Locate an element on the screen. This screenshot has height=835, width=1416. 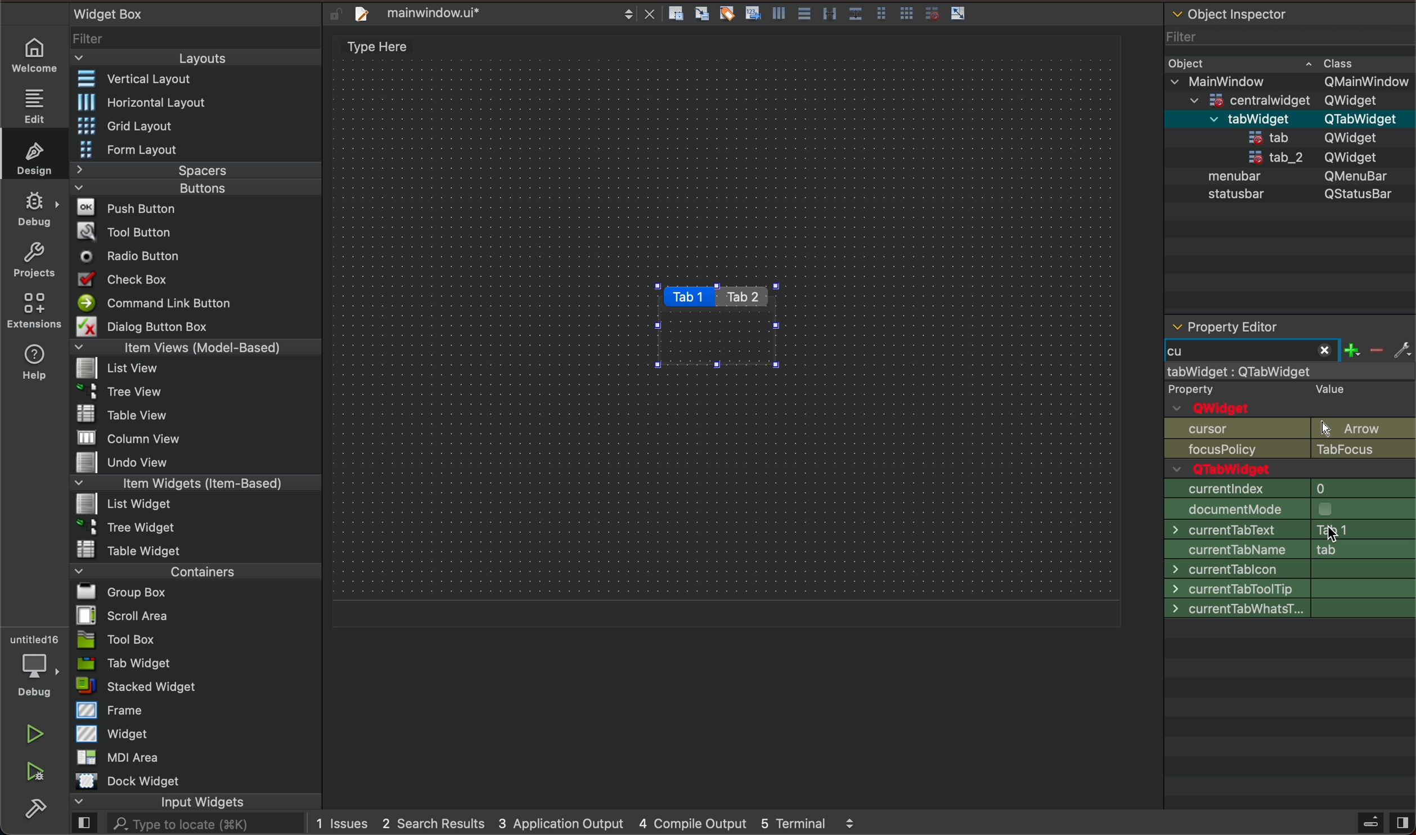
Table Widget is located at coordinates (123, 549).